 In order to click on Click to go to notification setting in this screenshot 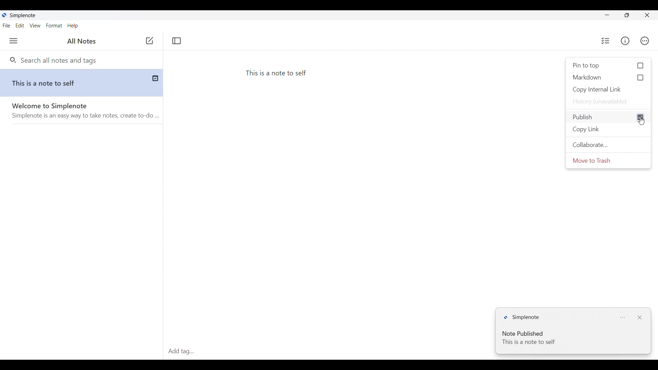, I will do `click(623, 318)`.